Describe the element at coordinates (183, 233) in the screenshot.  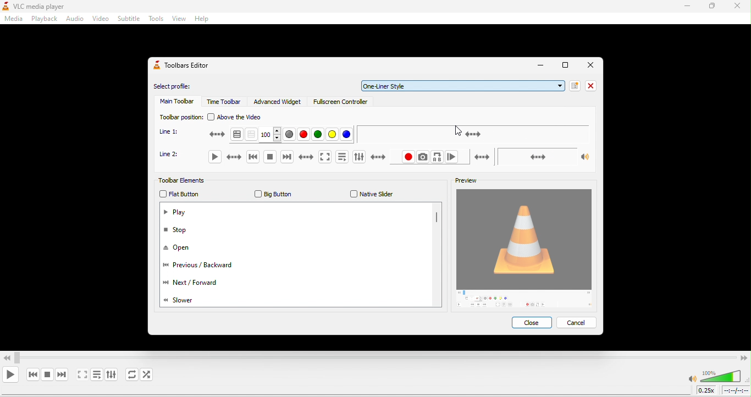
I see `stop` at that location.